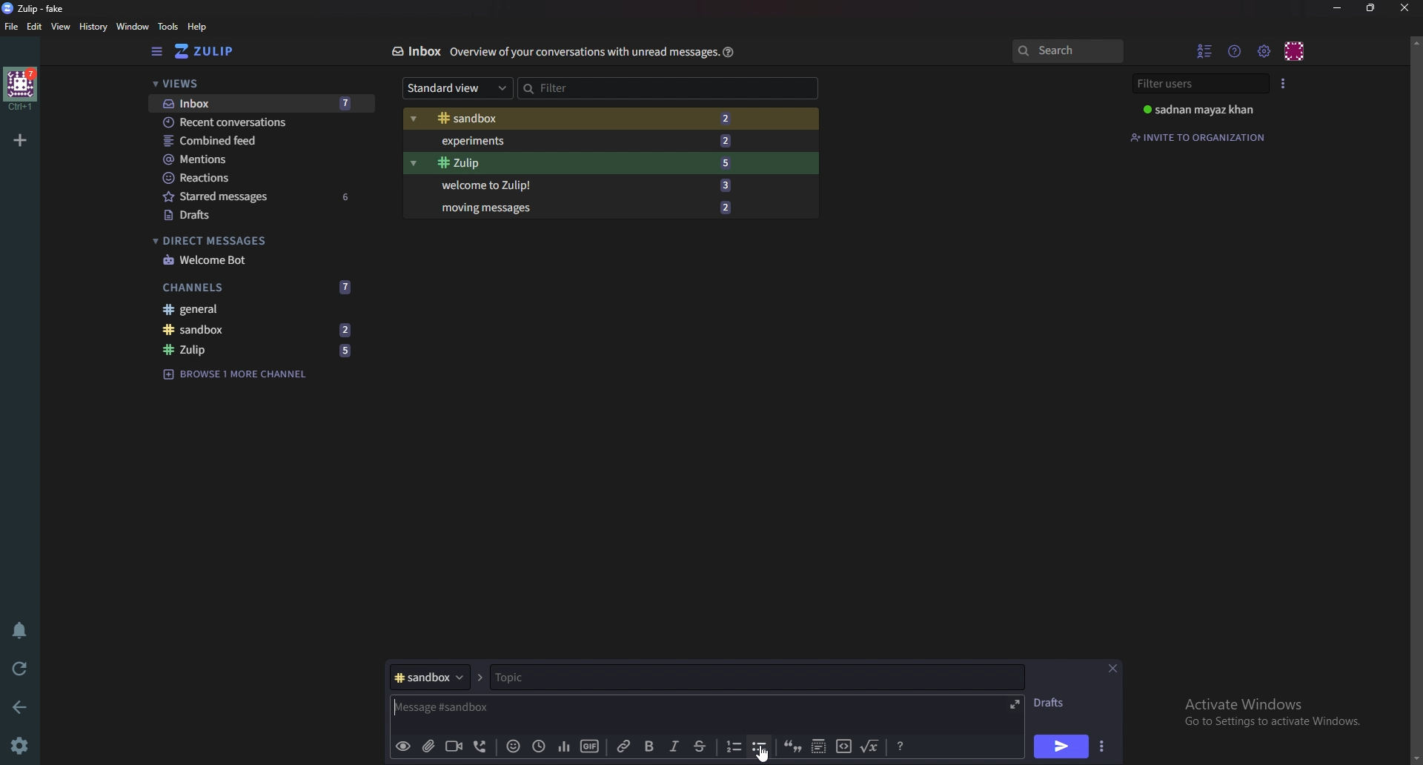 The height and width of the screenshot is (765, 1423). I want to click on bold, so click(651, 747).